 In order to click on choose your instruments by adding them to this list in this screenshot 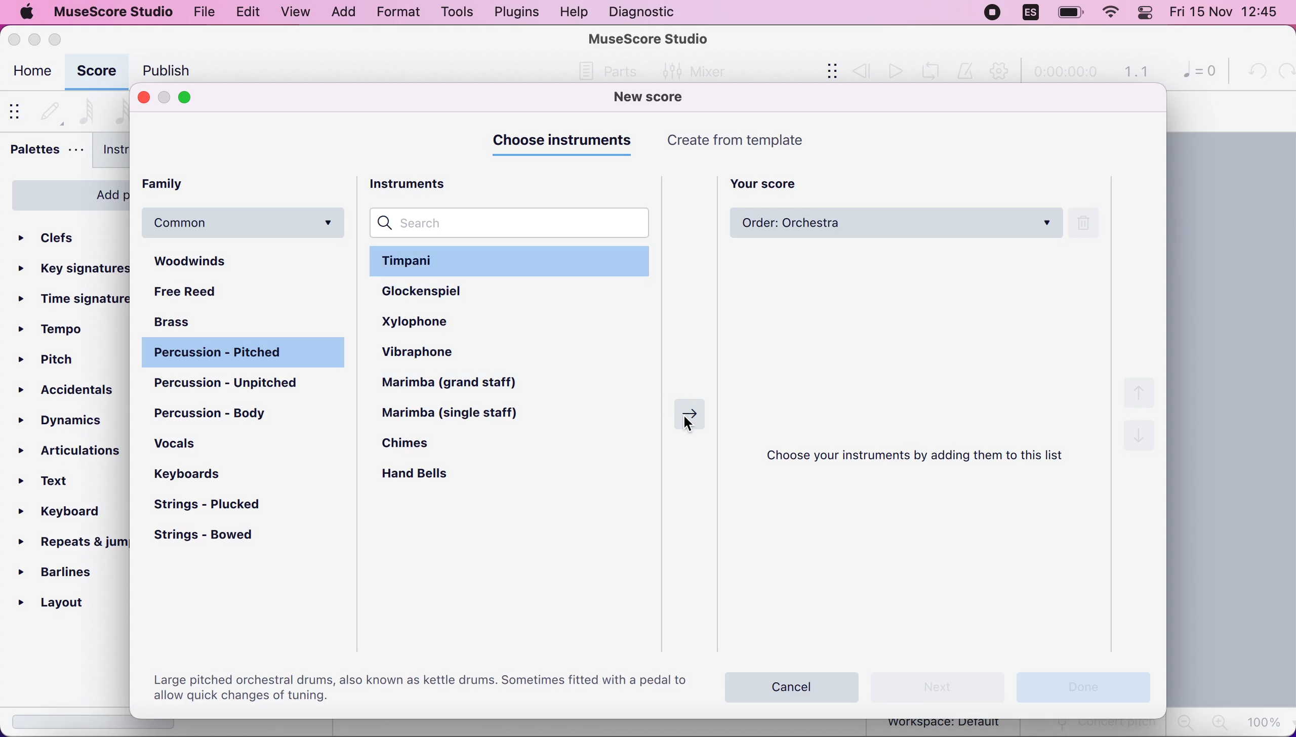, I will do `click(922, 457)`.